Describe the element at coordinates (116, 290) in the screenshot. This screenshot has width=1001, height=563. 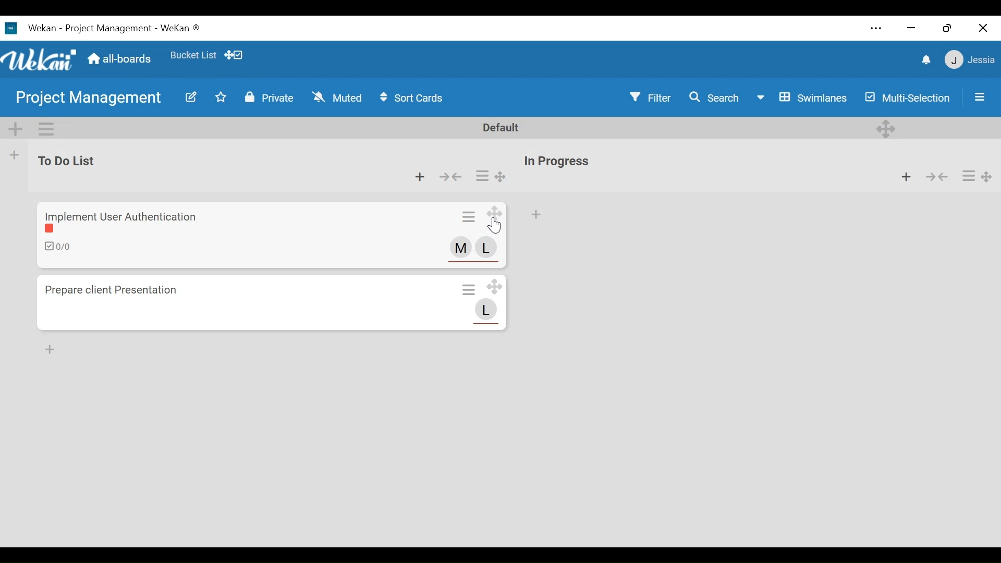
I see `Card Title` at that location.